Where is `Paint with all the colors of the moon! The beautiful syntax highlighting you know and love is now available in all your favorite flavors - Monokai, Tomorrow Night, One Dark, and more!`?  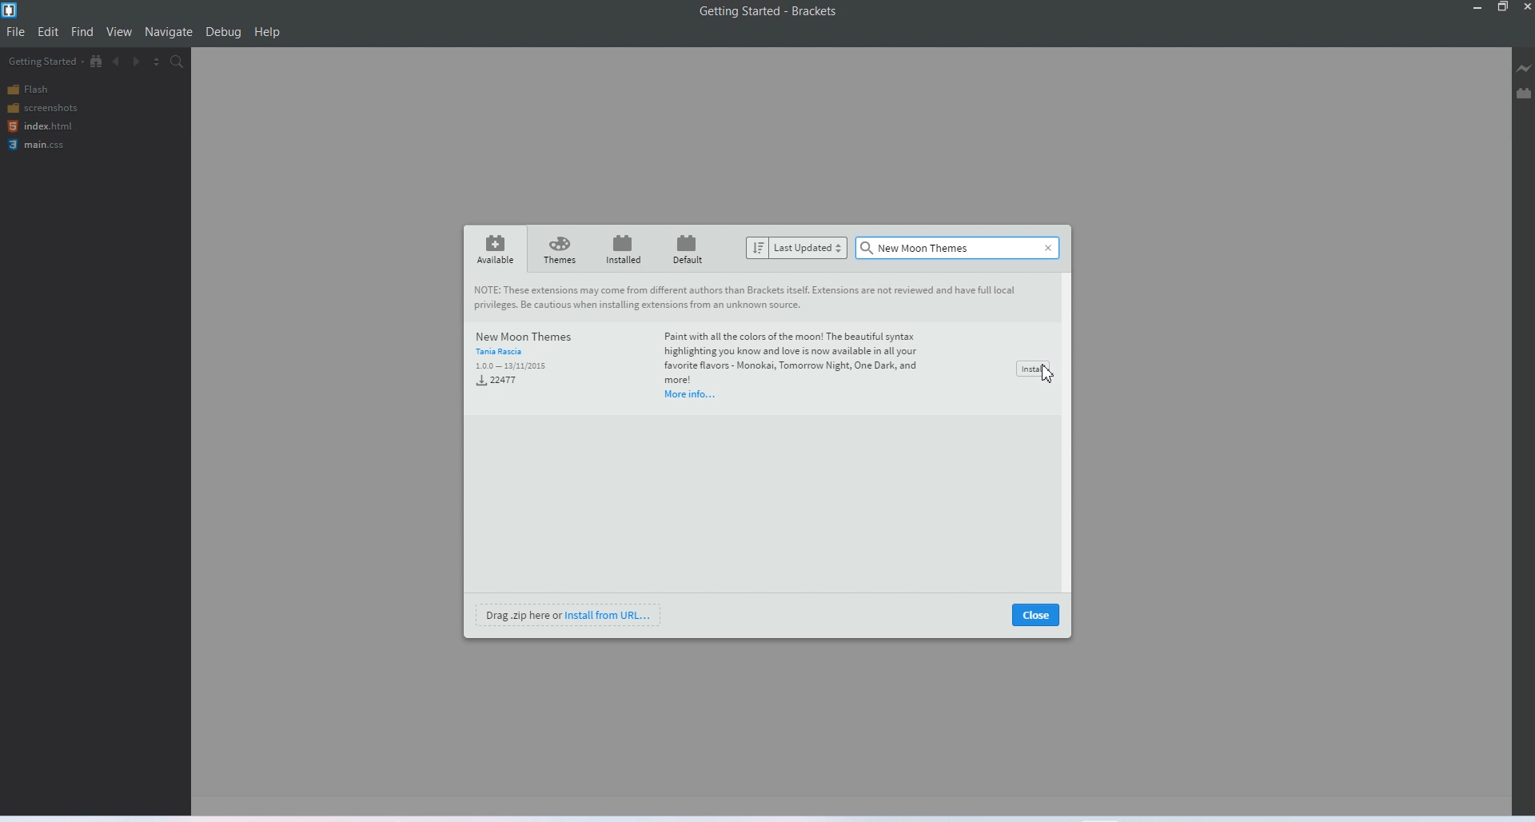 Paint with all the colors of the moon! The beautiful syntax highlighting you know and love is now available in all your favorite flavors - Monokai, Tomorrow Night, One Dark, and more! is located at coordinates (796, 357).